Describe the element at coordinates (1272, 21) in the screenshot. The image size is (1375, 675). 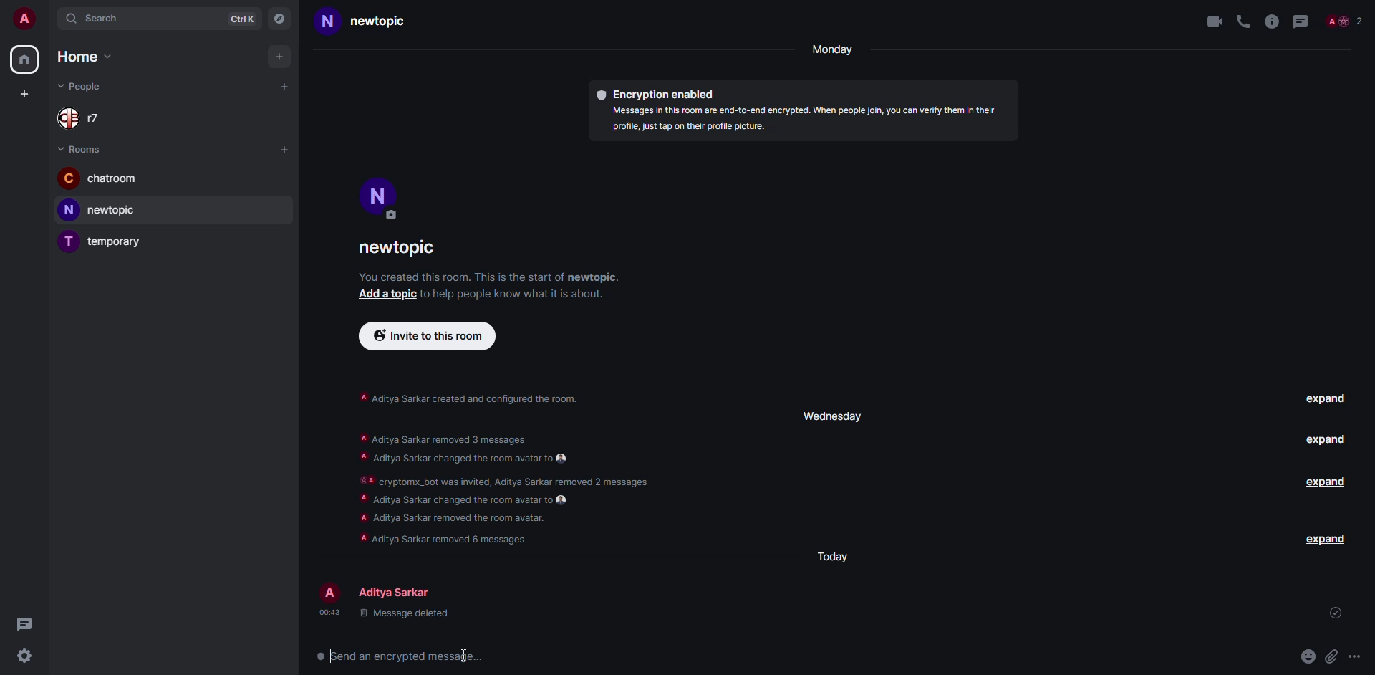
I see `info` at that location.